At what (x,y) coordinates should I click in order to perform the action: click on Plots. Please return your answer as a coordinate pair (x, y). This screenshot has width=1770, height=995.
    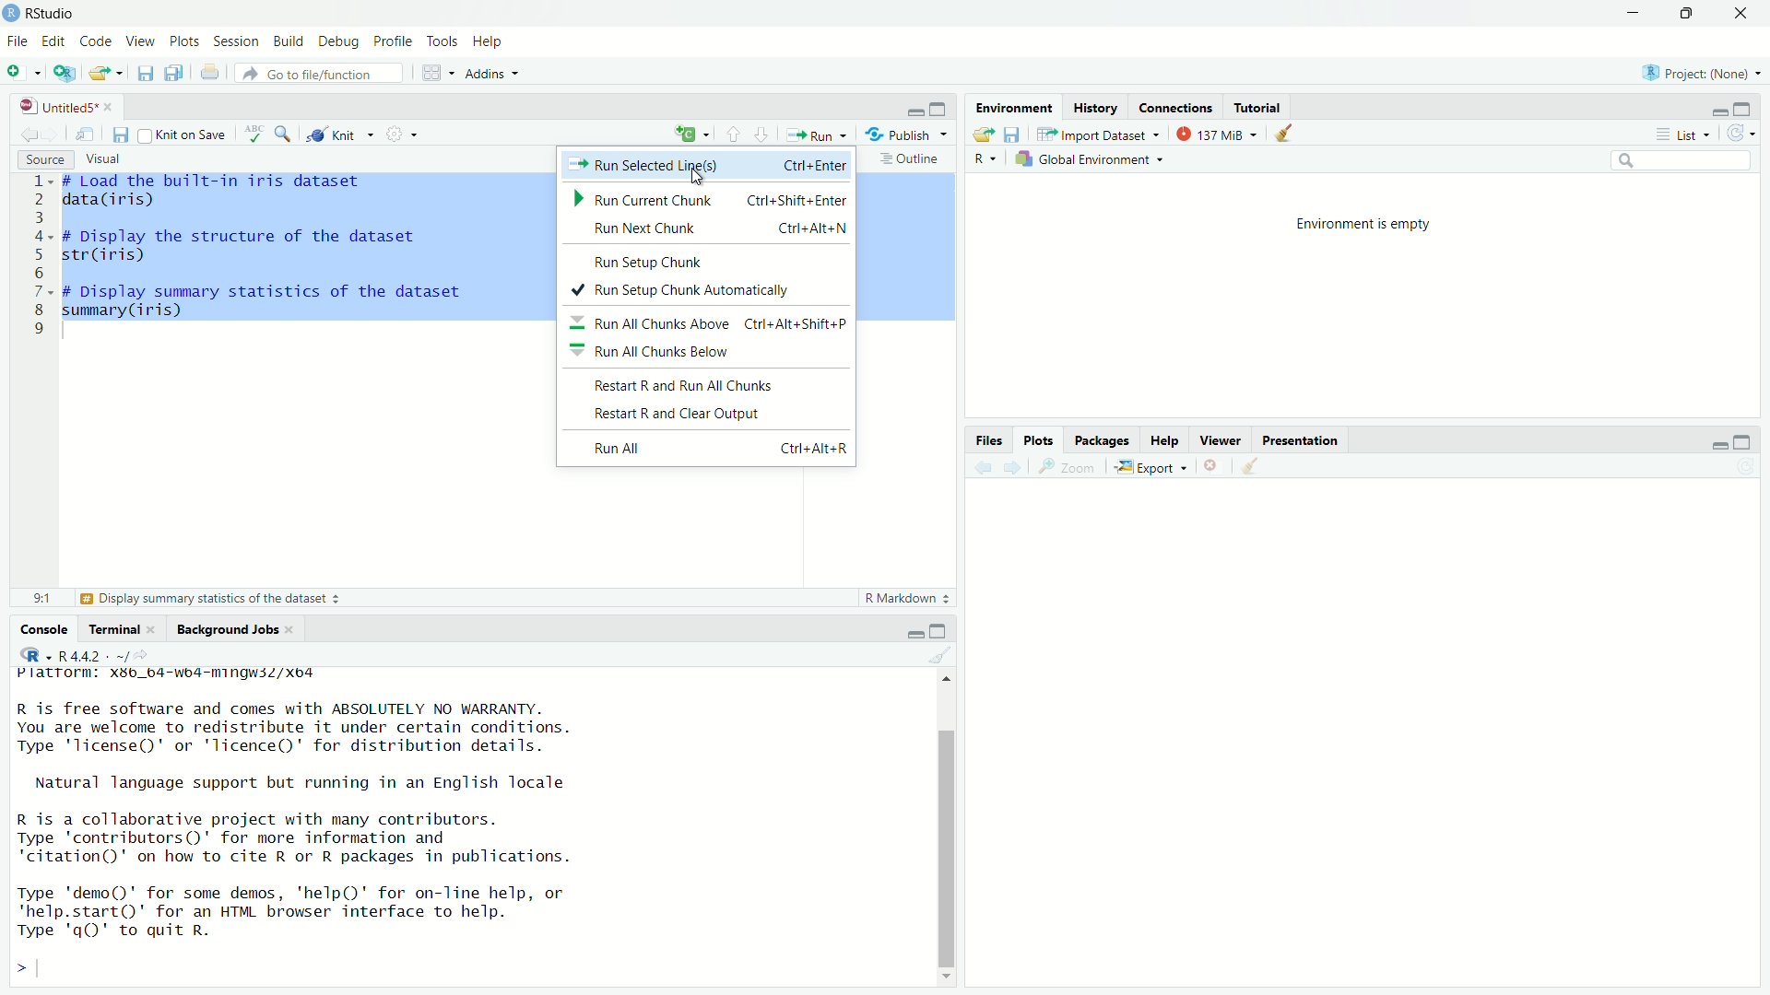
    Looking at the image, I should click on (185, 41).